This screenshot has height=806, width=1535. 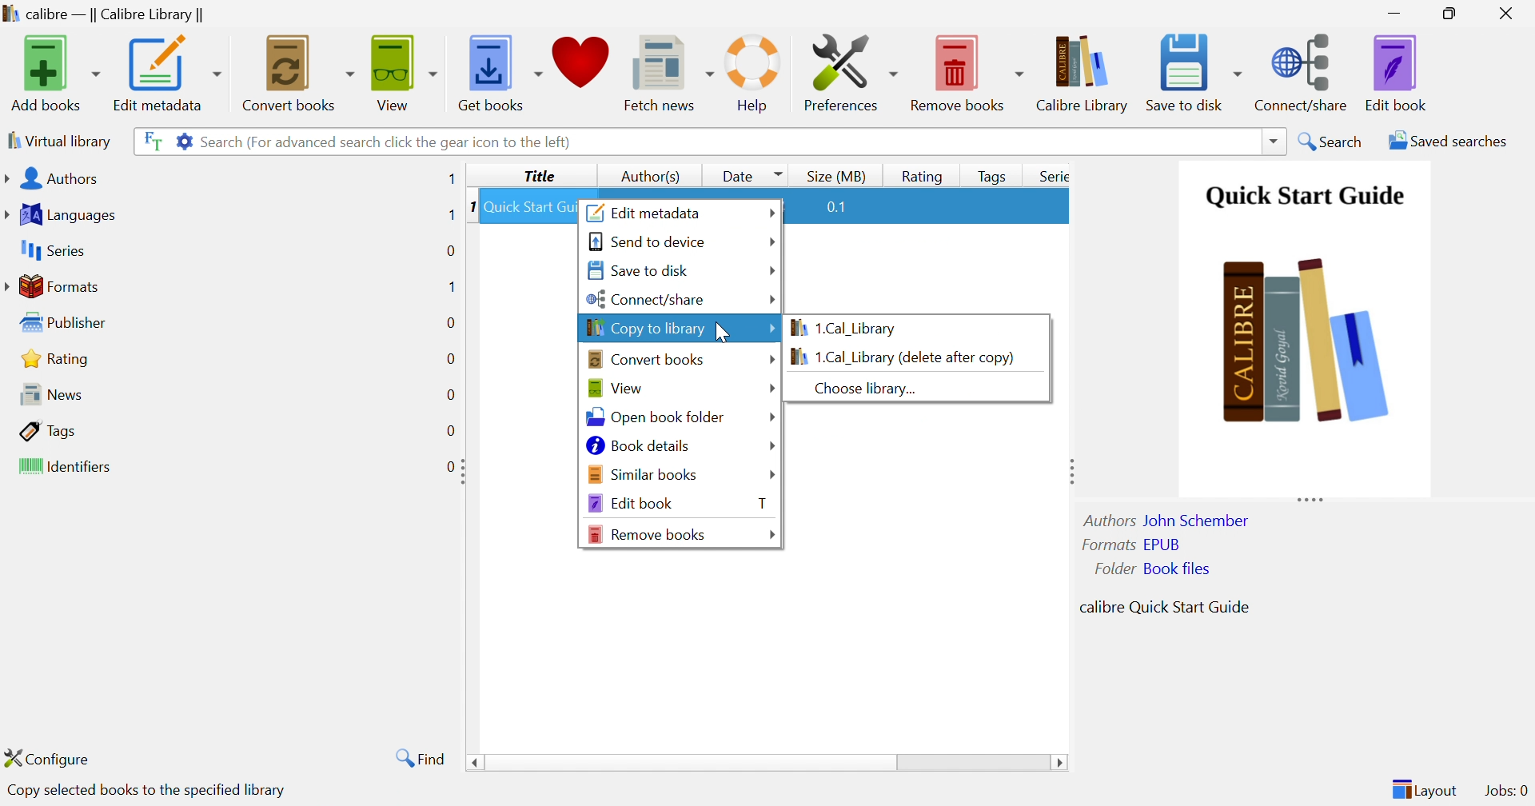 What do you see at coordinates (647, 326) in the screenshot?
I see `Copy to library` at bounding box center [647, 326].